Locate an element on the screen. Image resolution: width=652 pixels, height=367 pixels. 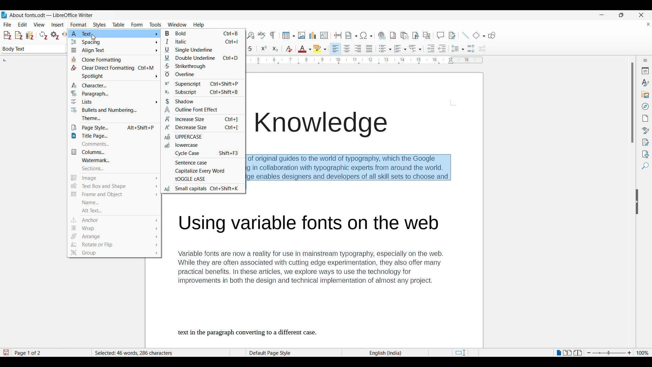
Insert text box is located at coordinates (324, 35).